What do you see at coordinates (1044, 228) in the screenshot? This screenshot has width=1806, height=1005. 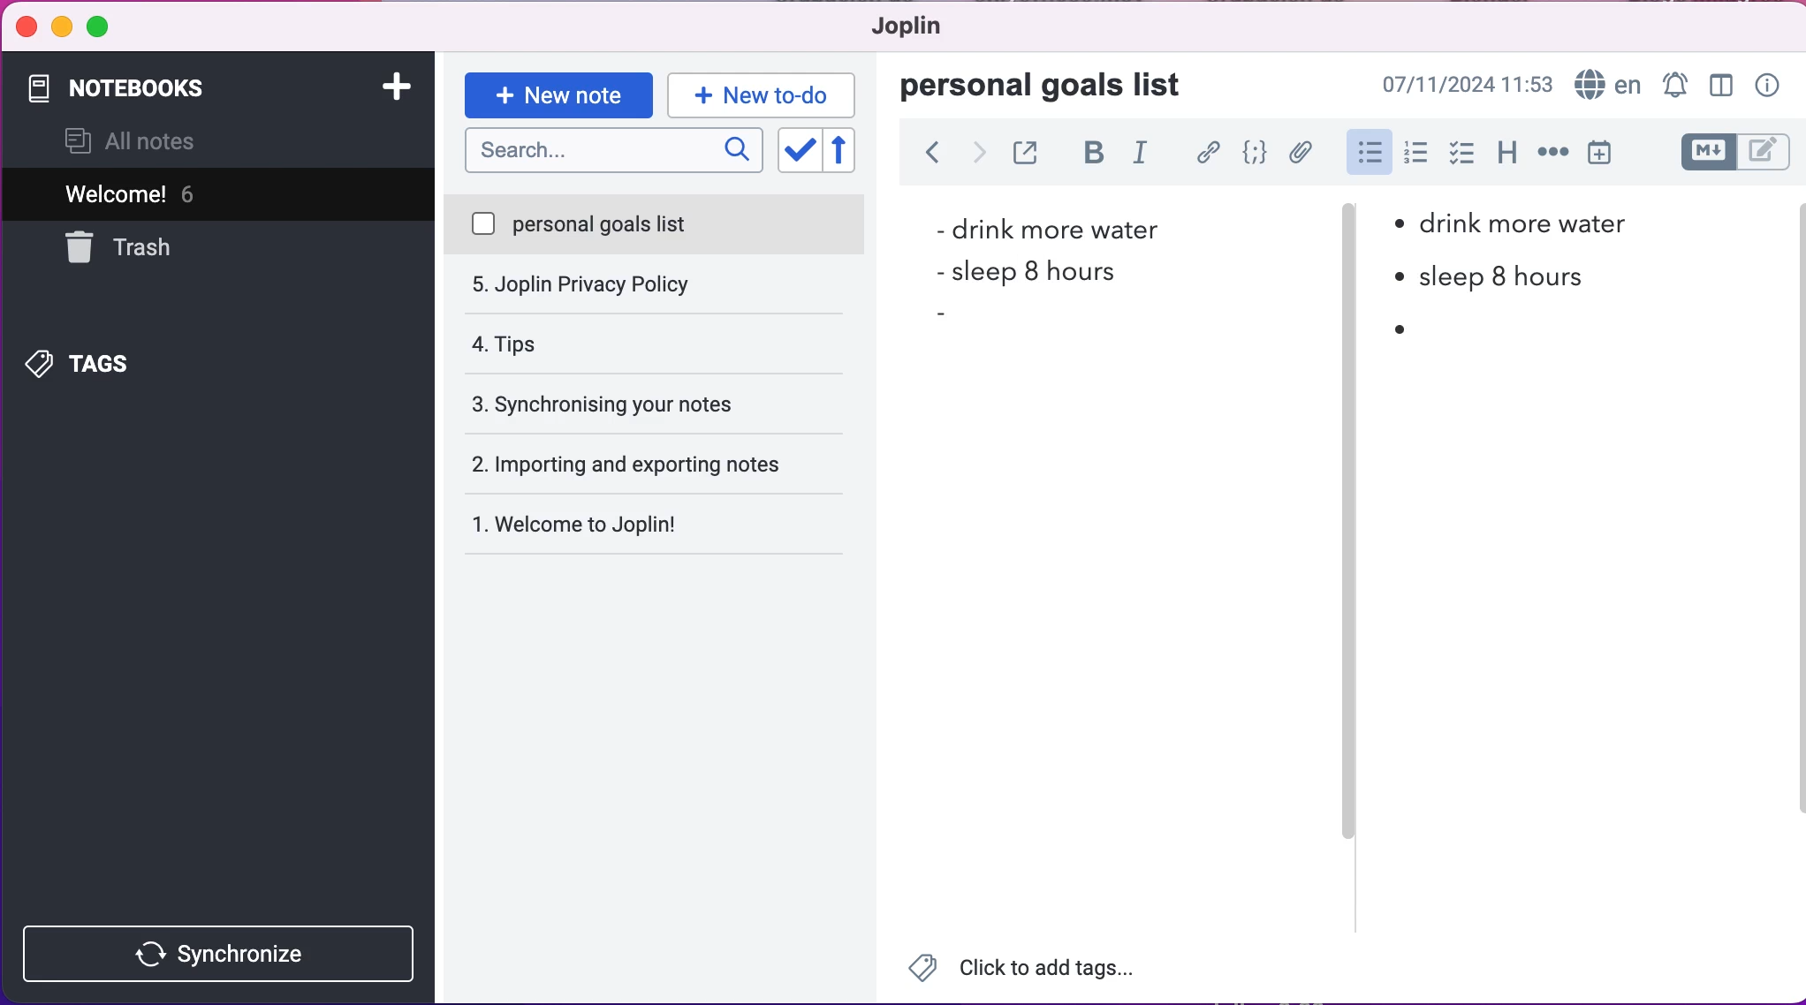 I see `drink more water` at bounding box center [1044, 228].